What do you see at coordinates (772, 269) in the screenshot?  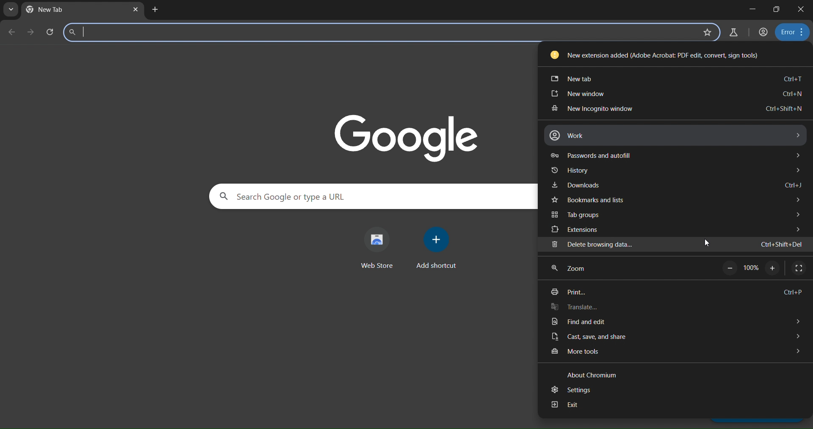 I see `zoom in` at bounding box center [772, 269].